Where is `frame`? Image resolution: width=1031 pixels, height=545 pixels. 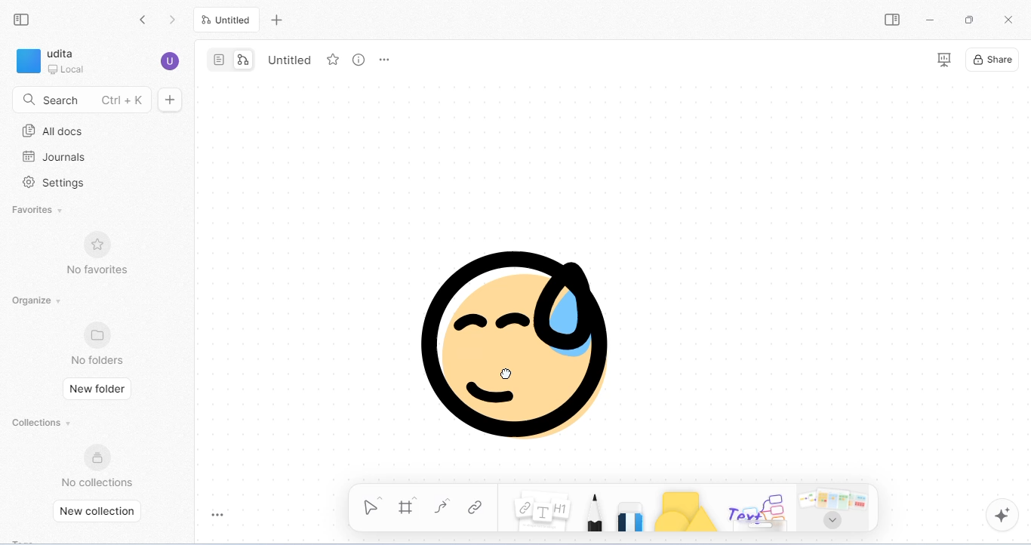
frame is located at coordinates (408, 506).